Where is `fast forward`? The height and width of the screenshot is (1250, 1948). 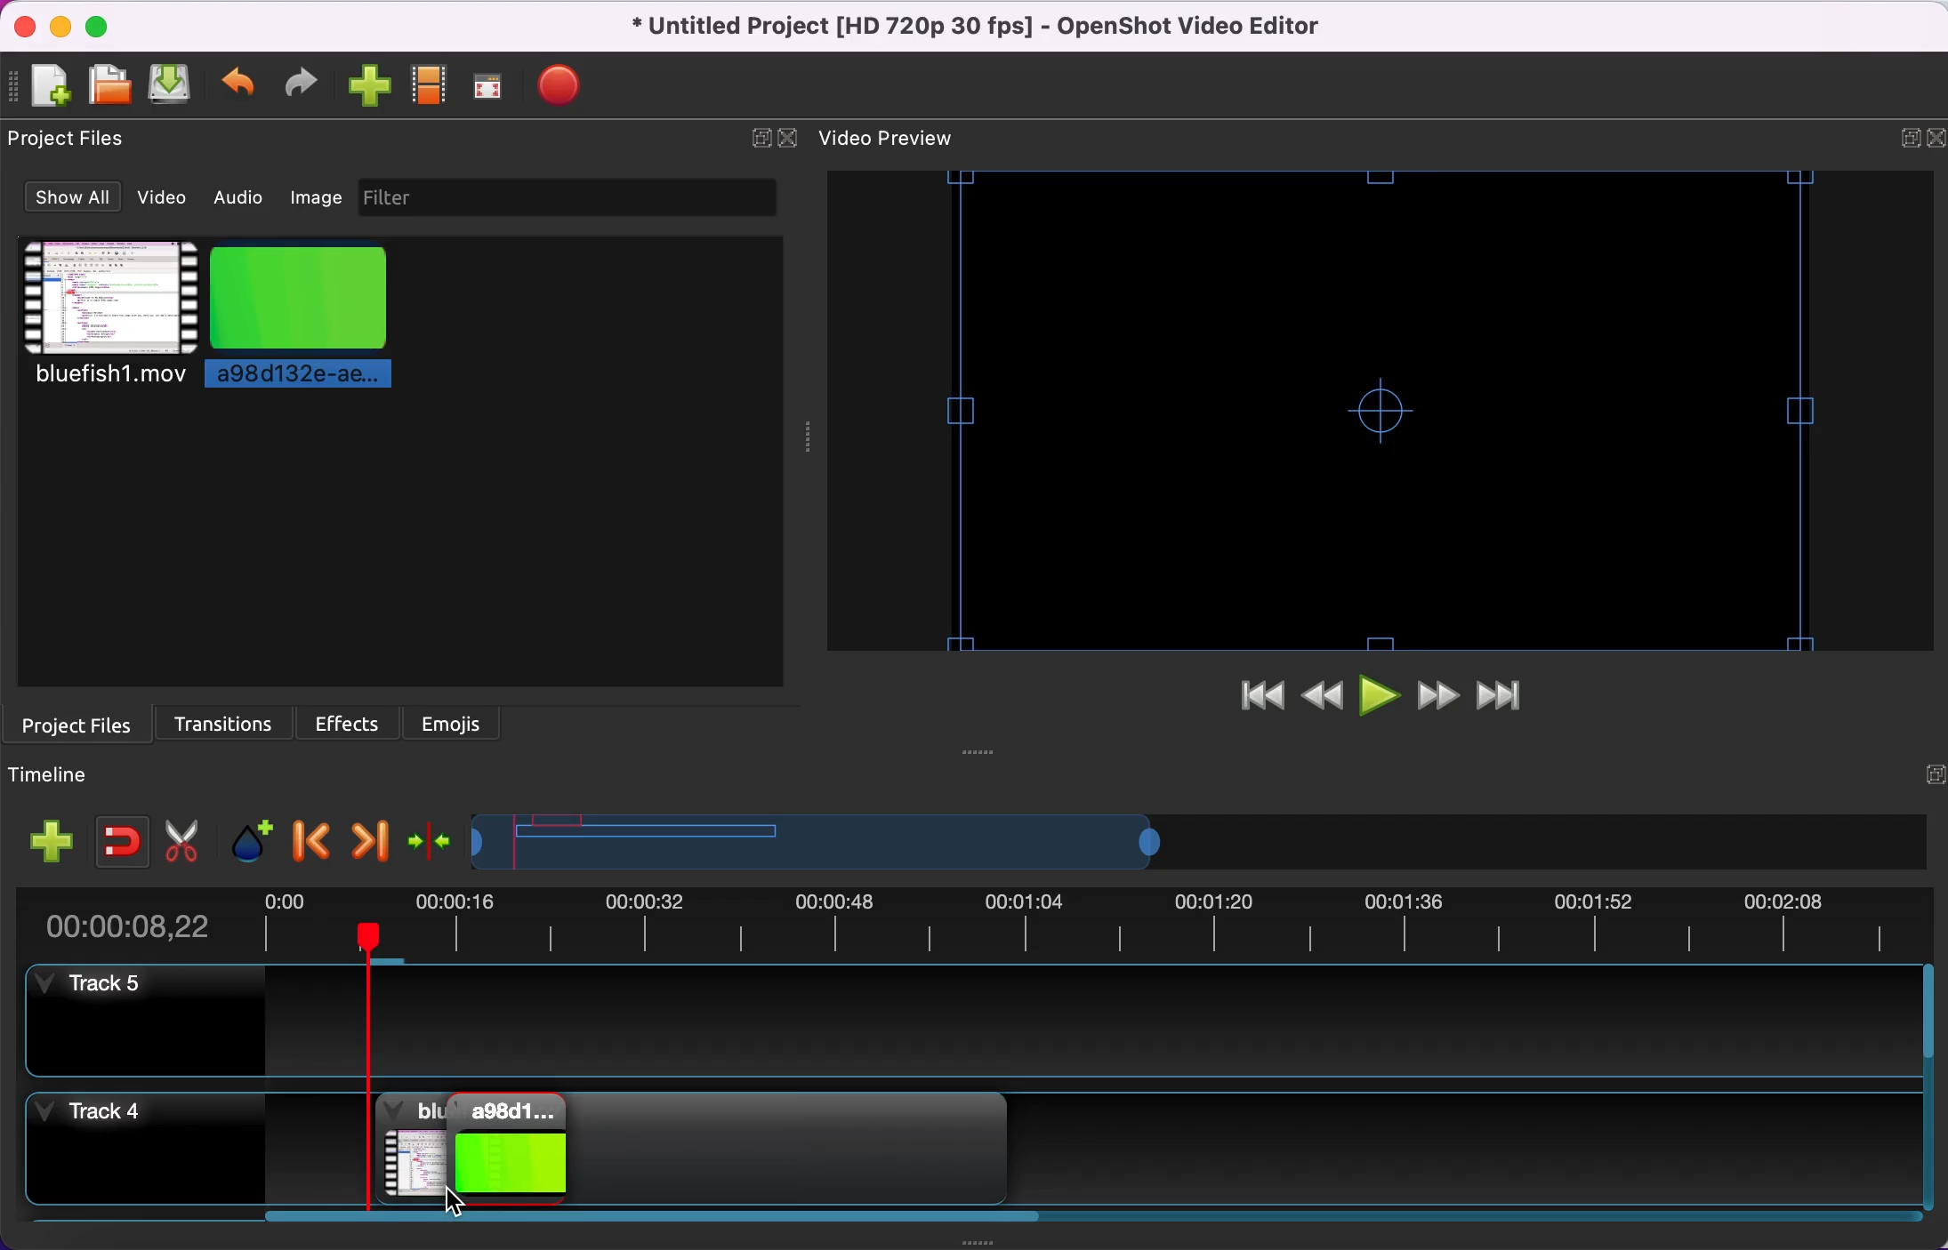 fast forward is located at coordinates (1443, 699).